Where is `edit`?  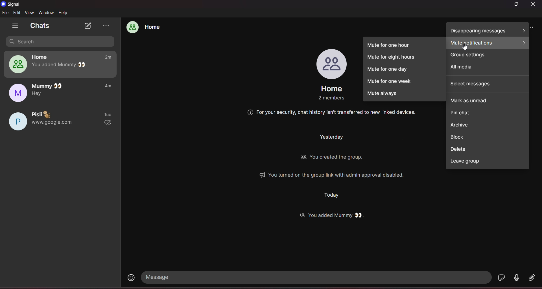
edit is located at coordinates (17, 12).